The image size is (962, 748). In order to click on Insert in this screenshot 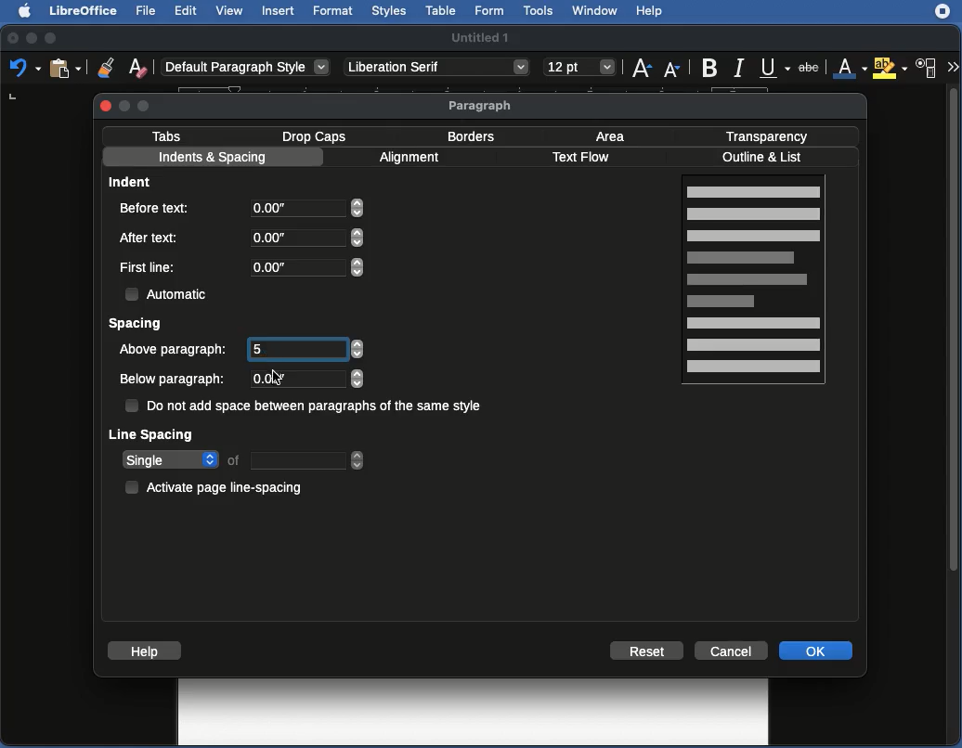, I will do `click(278, 10)`.